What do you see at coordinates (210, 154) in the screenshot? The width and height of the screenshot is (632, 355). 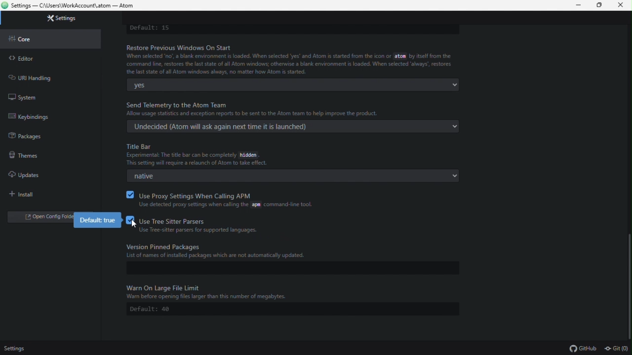 I see `Title Bar` at bounding box center [210, 154].